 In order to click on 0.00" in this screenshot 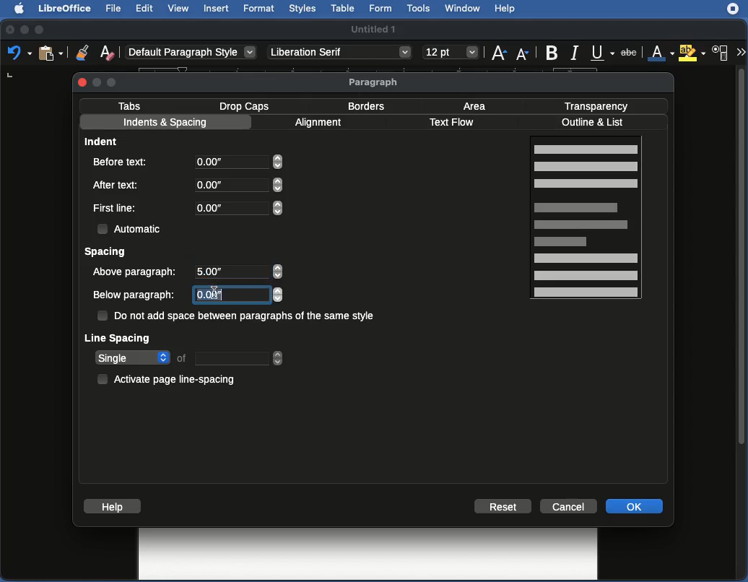, I will do `click(237, 185)`.